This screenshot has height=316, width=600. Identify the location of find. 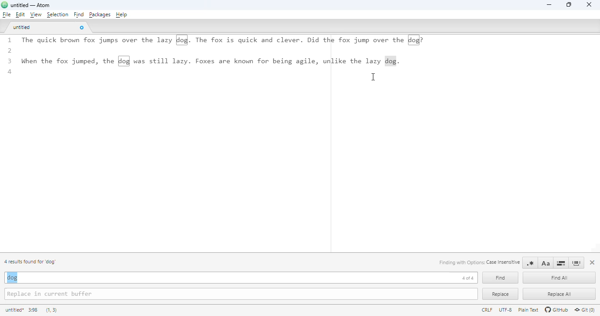
(78, 14).